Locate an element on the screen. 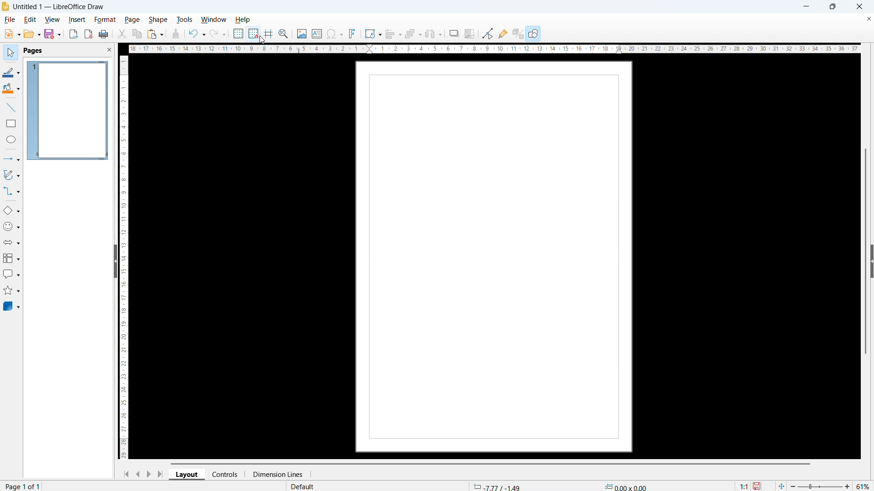 Image resolution: width=874 pixels, height=491 pixels. Arrange  is located at coordinates (413, 34).